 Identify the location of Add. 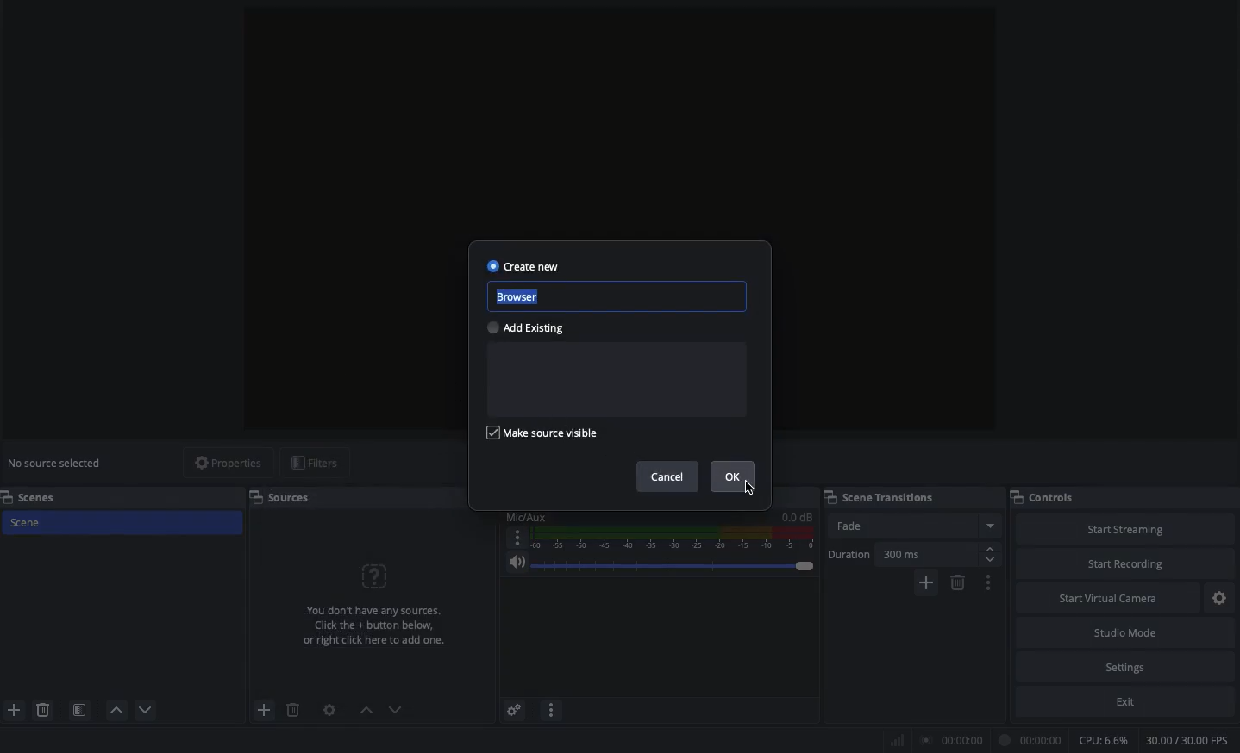
(926, 582).